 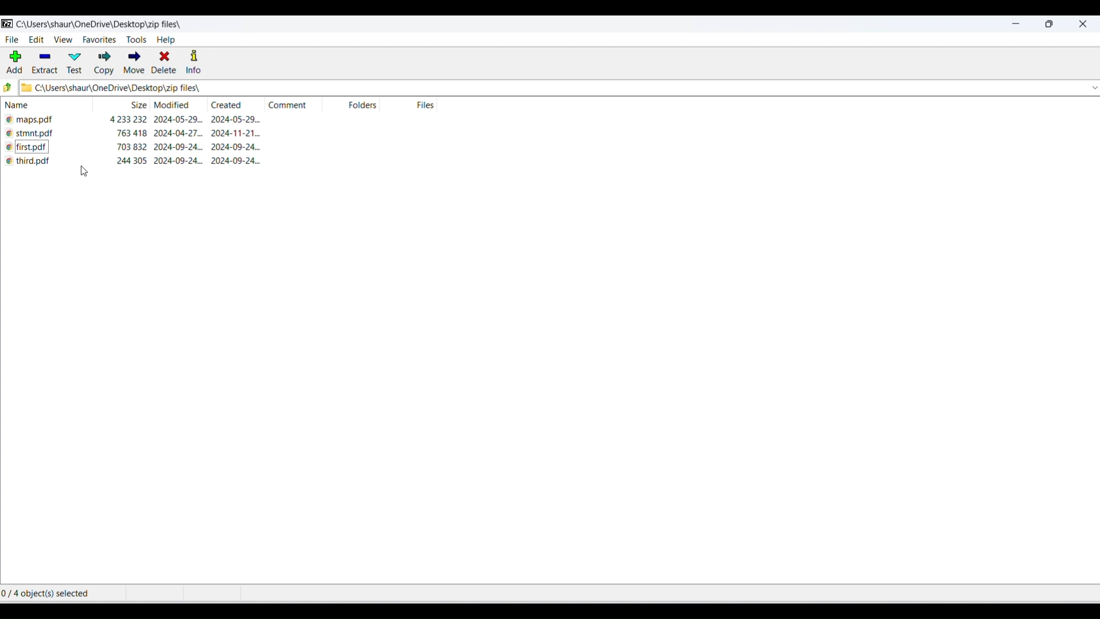 I want to click on view, so click(x=62, y=40).